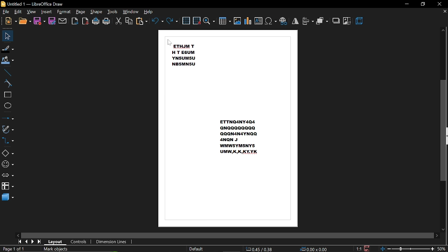 This screenshot has height=252, width=448. I want to click on print, so click(107, 21).